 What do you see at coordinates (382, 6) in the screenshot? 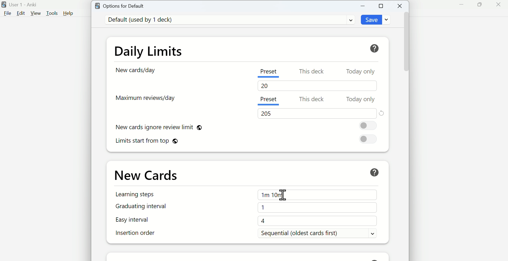
I see `Maximize` at bounding box center [382, 6].